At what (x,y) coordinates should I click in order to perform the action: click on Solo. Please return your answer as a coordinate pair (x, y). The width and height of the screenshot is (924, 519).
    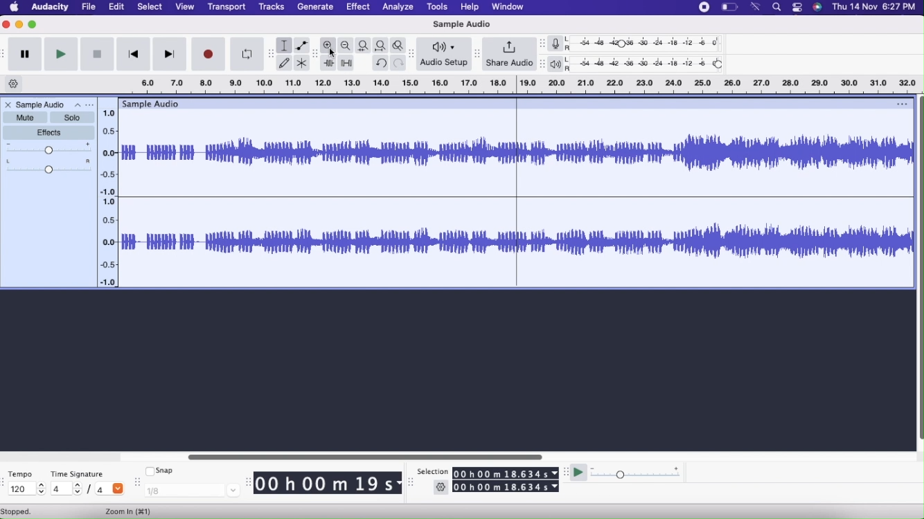
    Looking at the image, I should click on (73, 118).